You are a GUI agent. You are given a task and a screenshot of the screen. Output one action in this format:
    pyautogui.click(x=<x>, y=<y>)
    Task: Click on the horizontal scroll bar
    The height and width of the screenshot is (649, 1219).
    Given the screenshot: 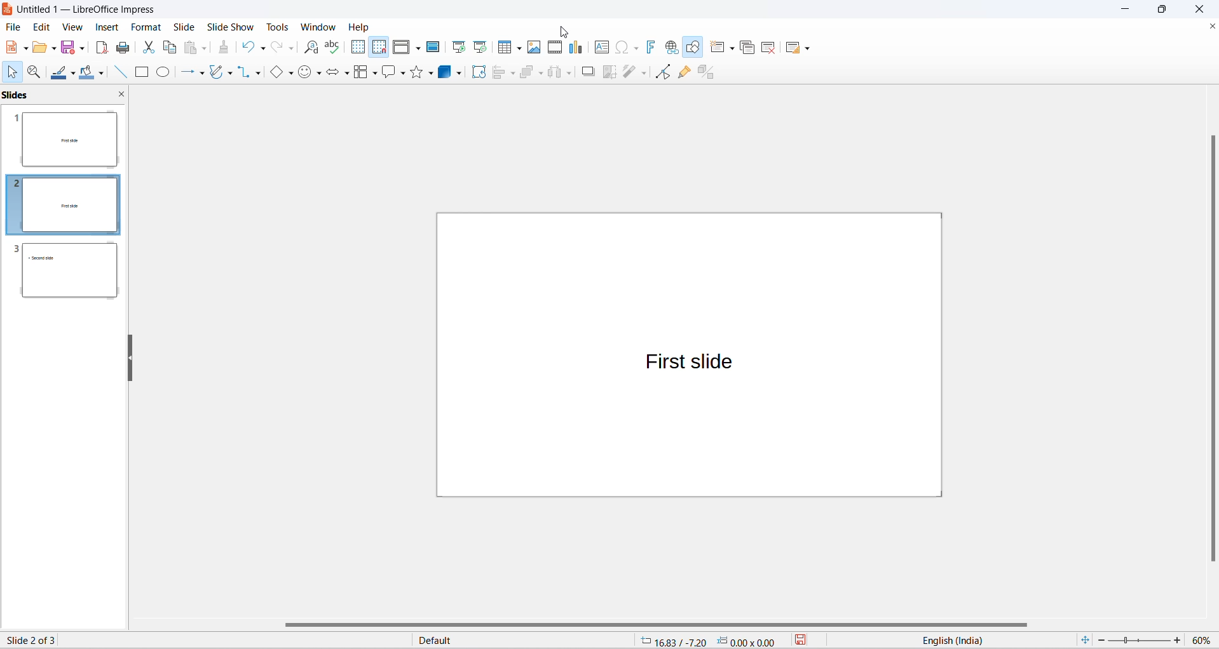 What is the action you would take?
    pyautogui.click(x=660, y=624)
    